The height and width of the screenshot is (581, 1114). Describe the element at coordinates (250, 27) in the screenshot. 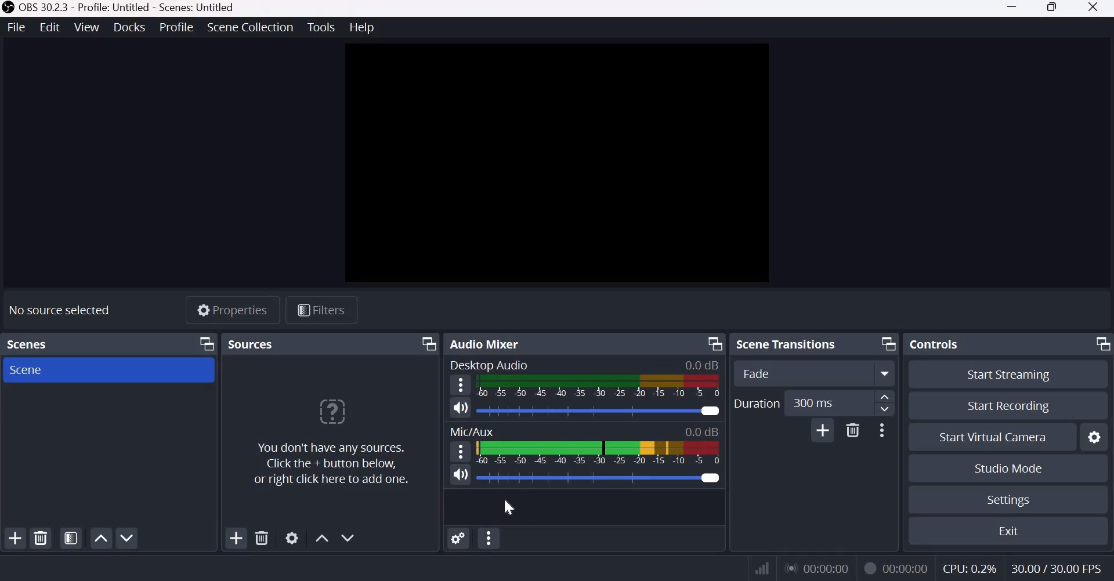

I see `Scene Collection` at that location.